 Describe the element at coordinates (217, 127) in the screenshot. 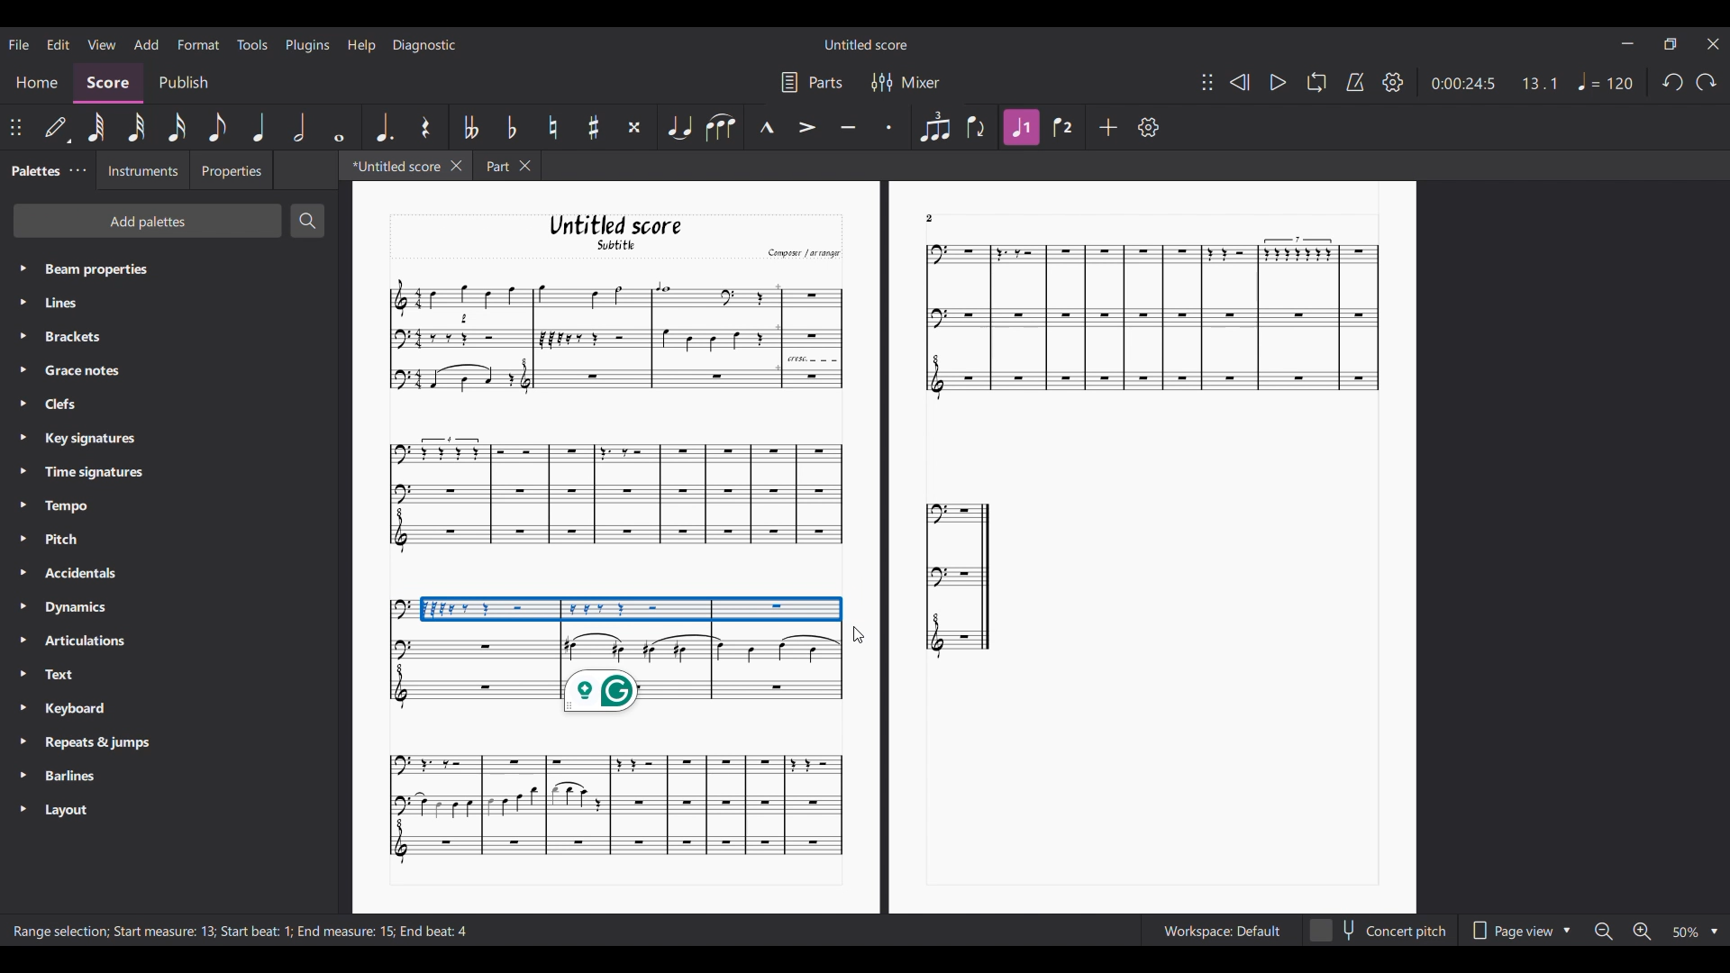

I see `8th note` at that location.